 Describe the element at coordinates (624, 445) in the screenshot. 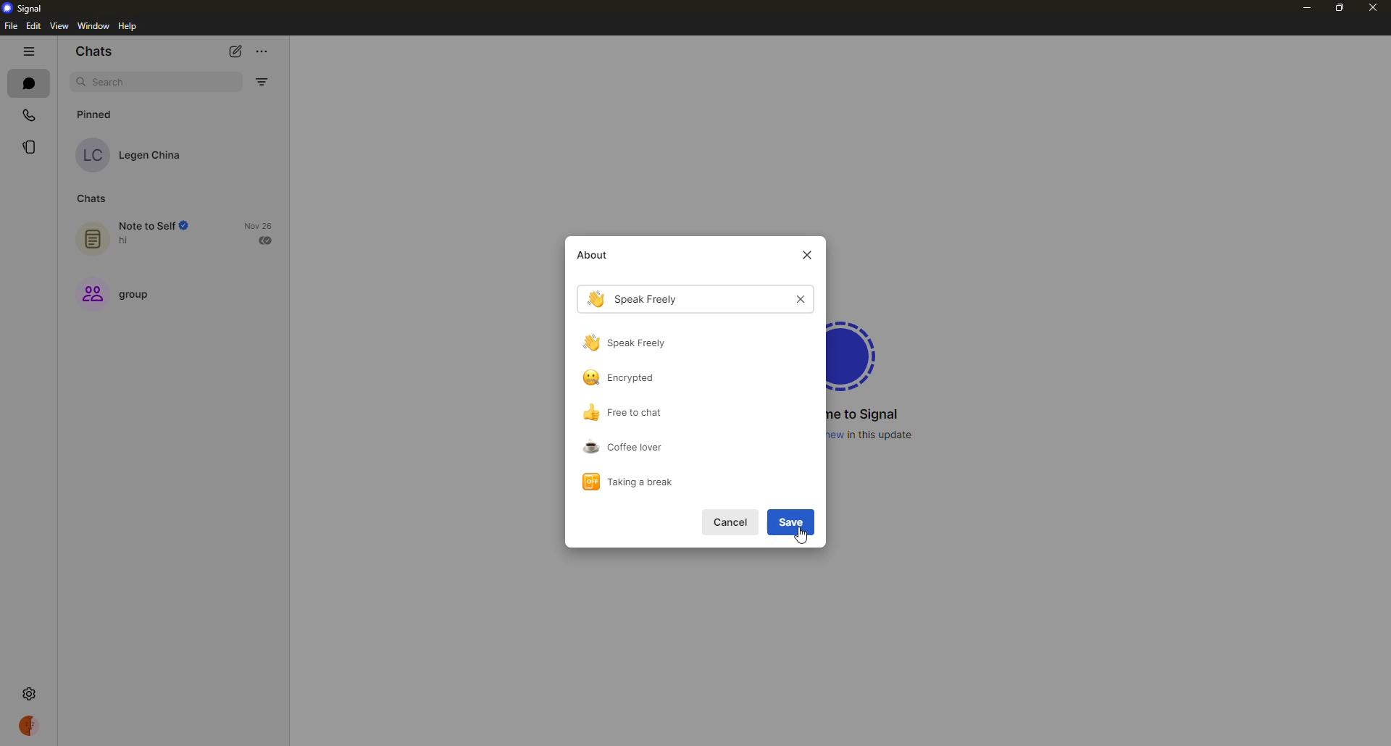

I see `coffee lover` at that location.